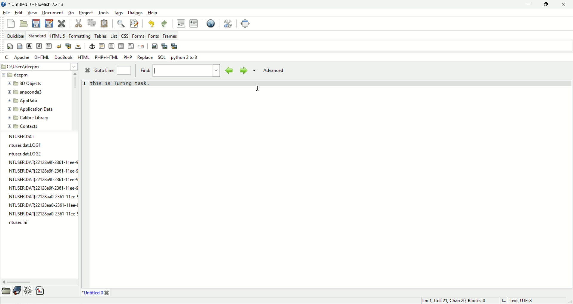 This screenshot has width=573, height=304. Describe the element at coordinates (181, 23) in the screenshot. I see `unident` at that location.